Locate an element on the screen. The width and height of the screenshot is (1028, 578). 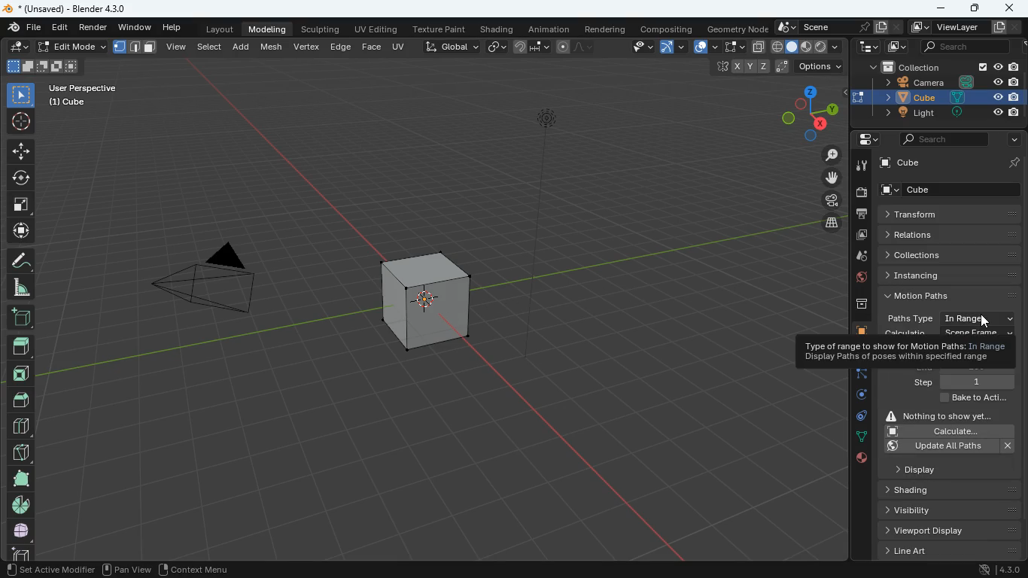
uv editing is located at coordinates (379, 30).